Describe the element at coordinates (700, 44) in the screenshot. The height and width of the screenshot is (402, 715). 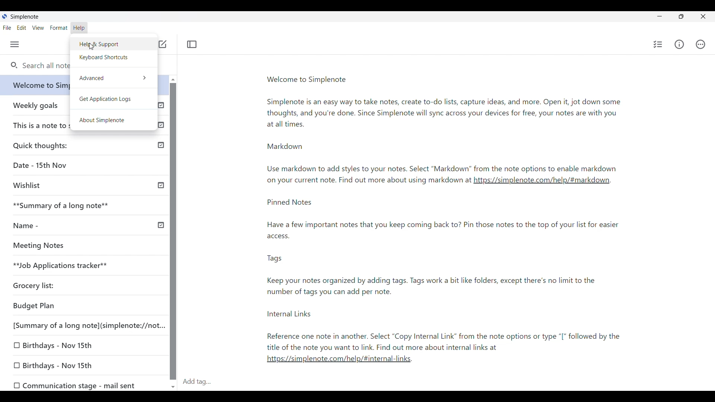
I see `Actions` at that location.